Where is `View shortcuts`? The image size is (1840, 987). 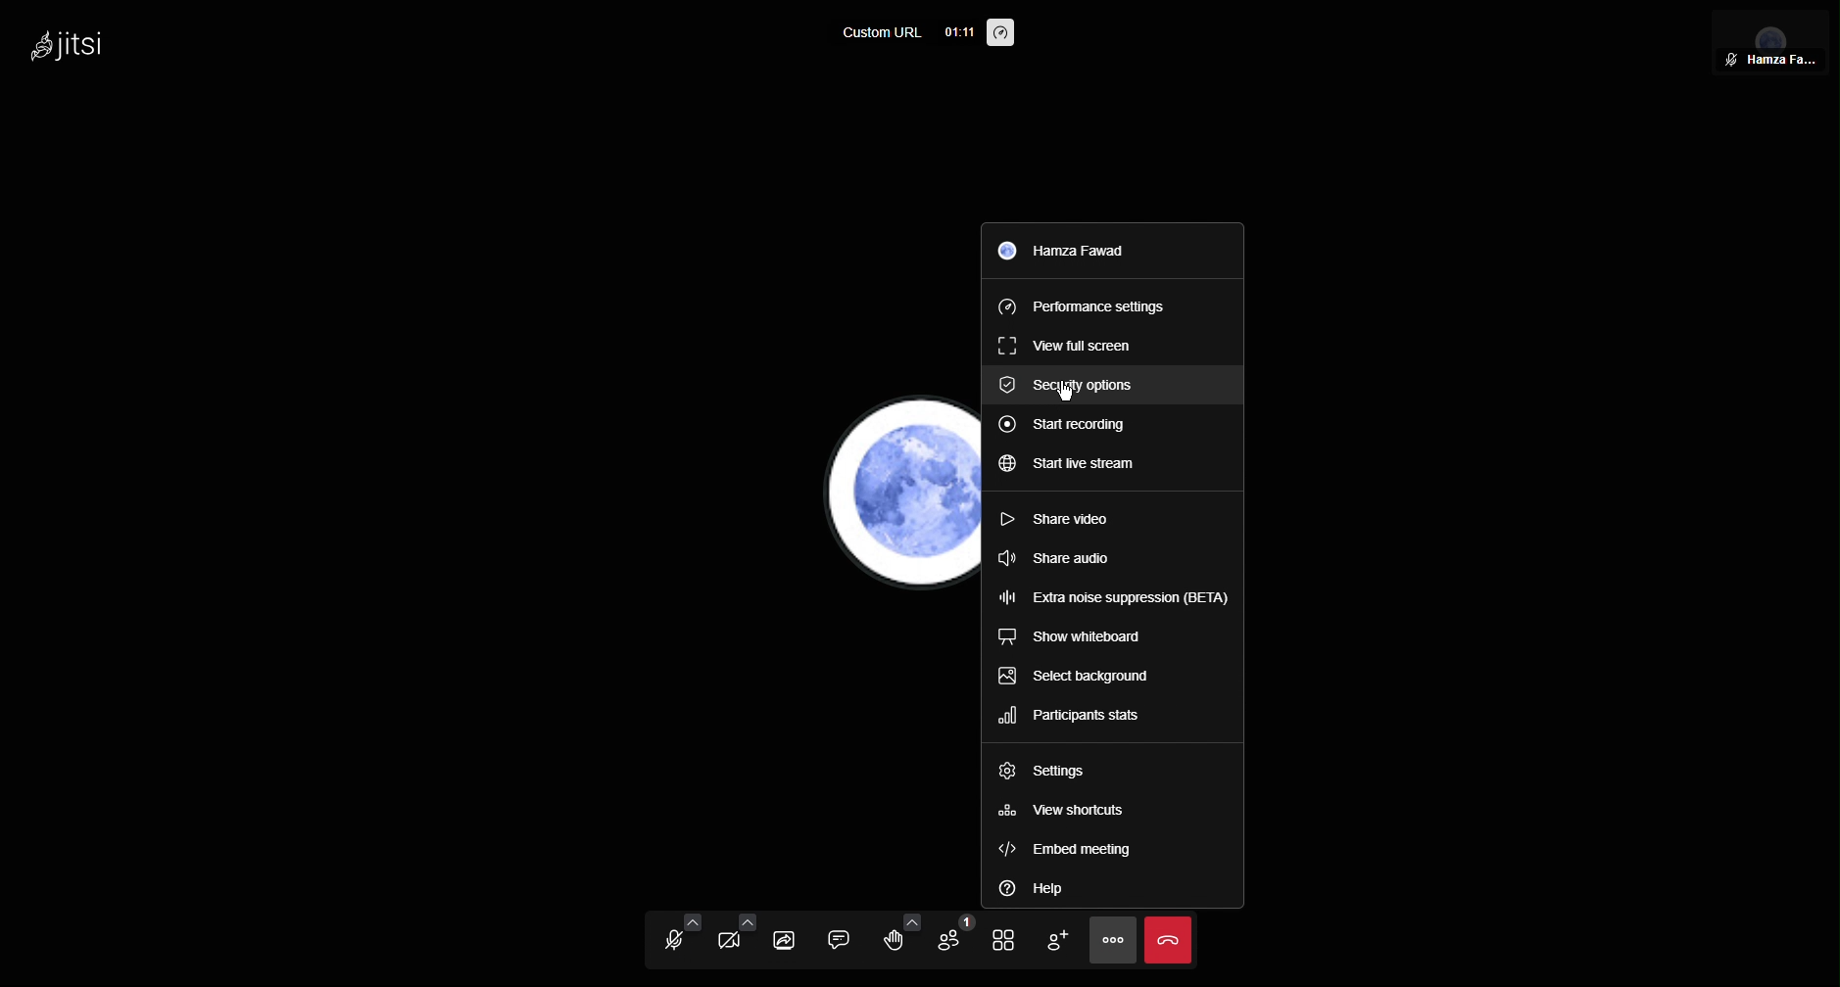 View shortcuts is located at coordinates (1062, 814).